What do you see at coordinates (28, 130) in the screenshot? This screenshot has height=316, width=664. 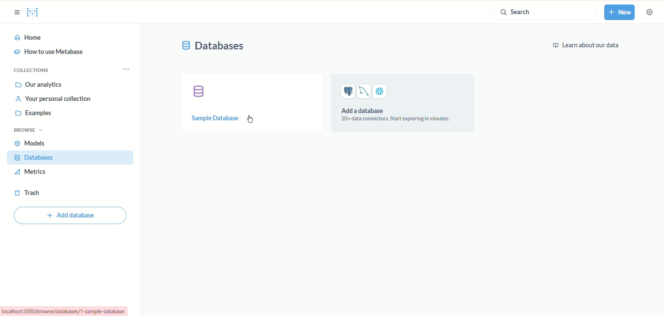 I see `browse` at bounding box center [28, 130].